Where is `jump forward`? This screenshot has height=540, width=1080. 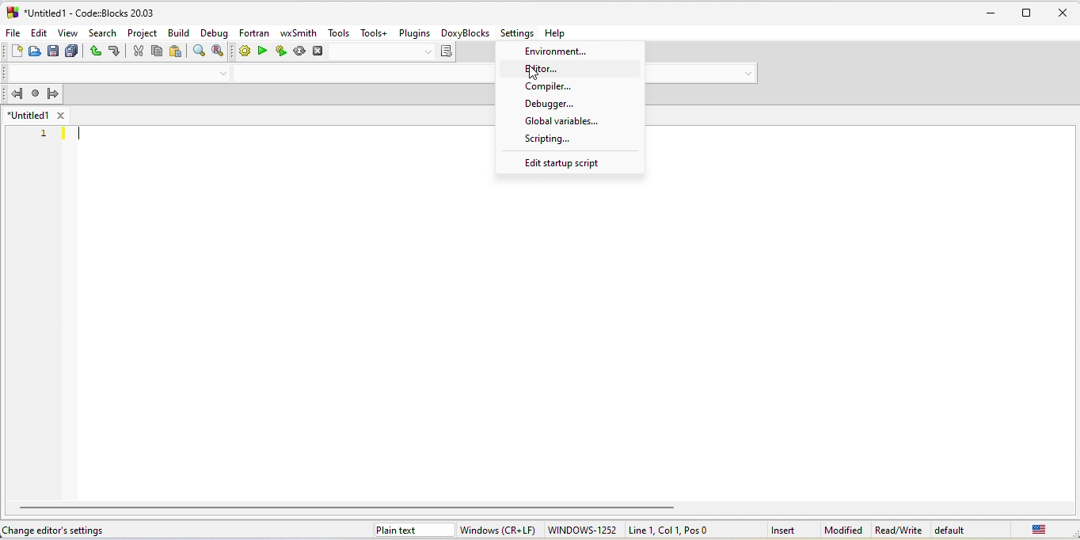 jump forward is located at coordinates (53, 93).